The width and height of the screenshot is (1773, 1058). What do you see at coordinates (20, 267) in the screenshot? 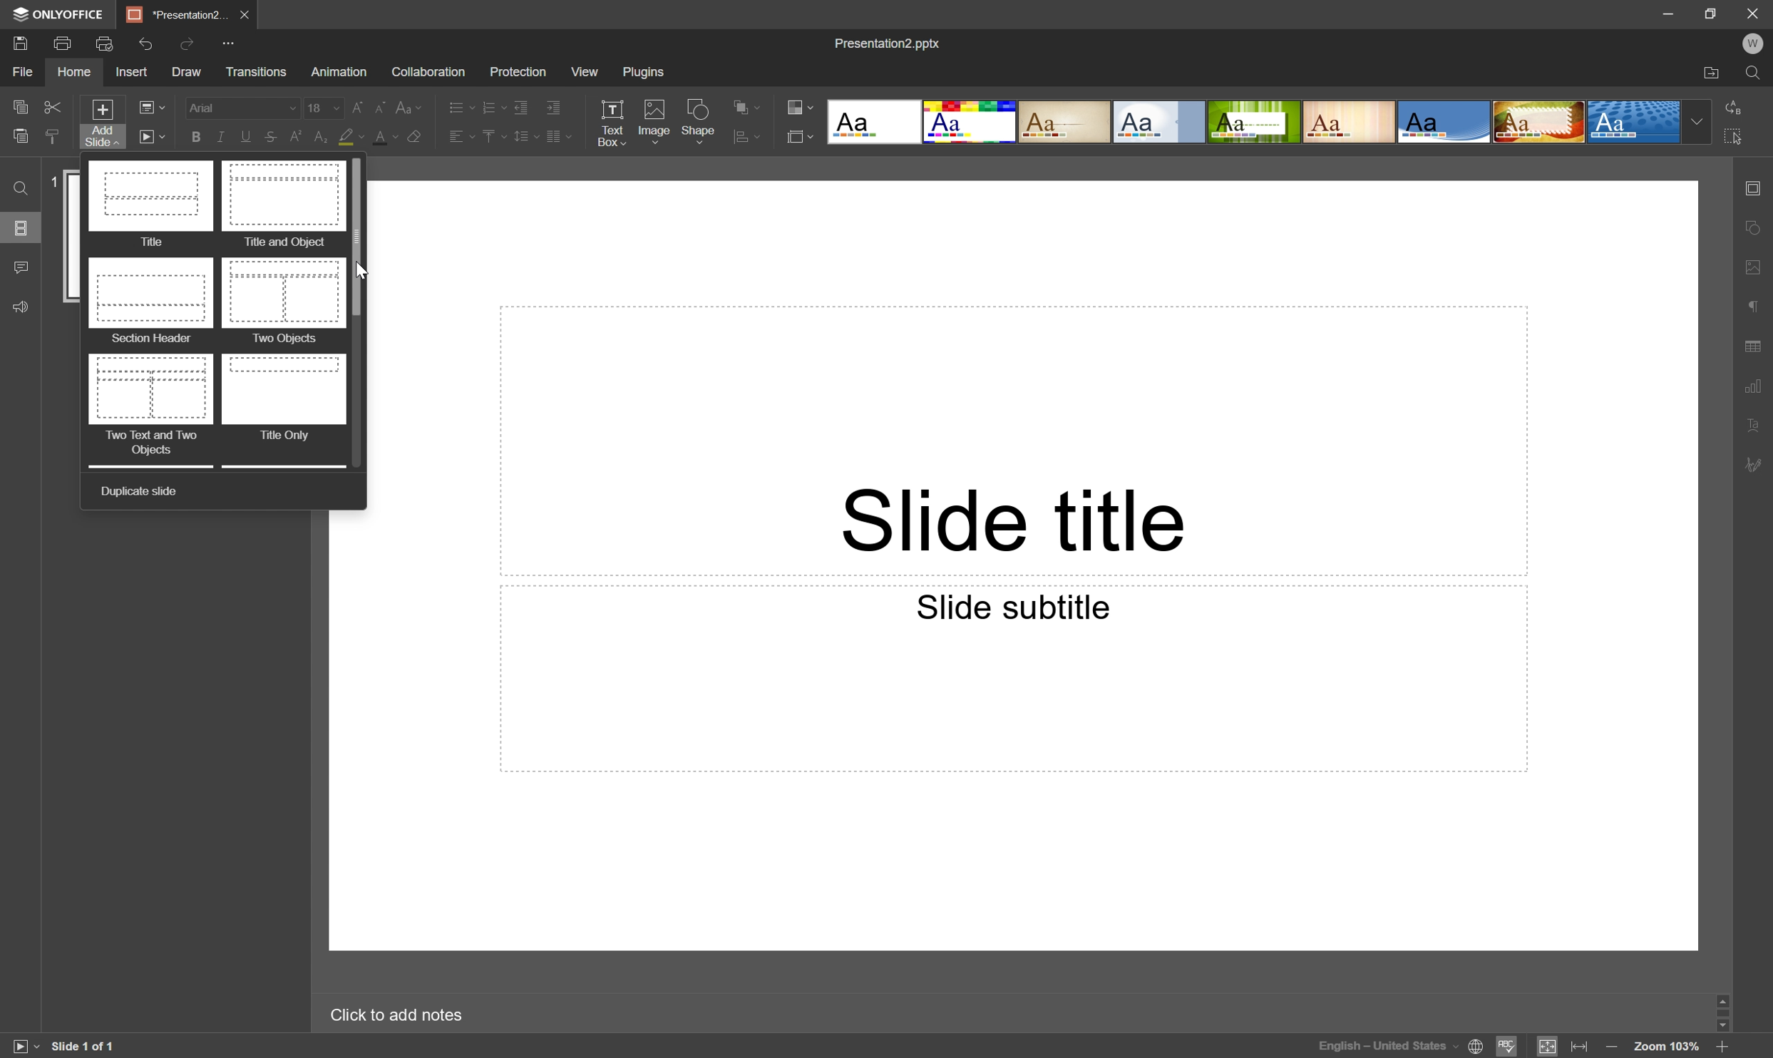
I see `Comments` at bounding box center [20, 267].